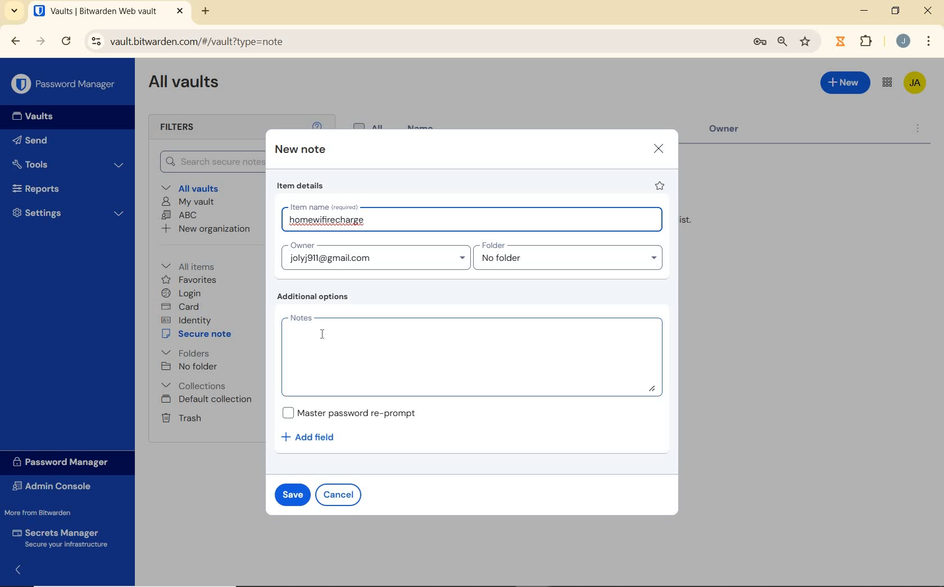 This screenshot has width=944, height=587. What do you see at coordinates (186, 319) in the screenshot?
I see `identity` at bounding box center [186, 319].